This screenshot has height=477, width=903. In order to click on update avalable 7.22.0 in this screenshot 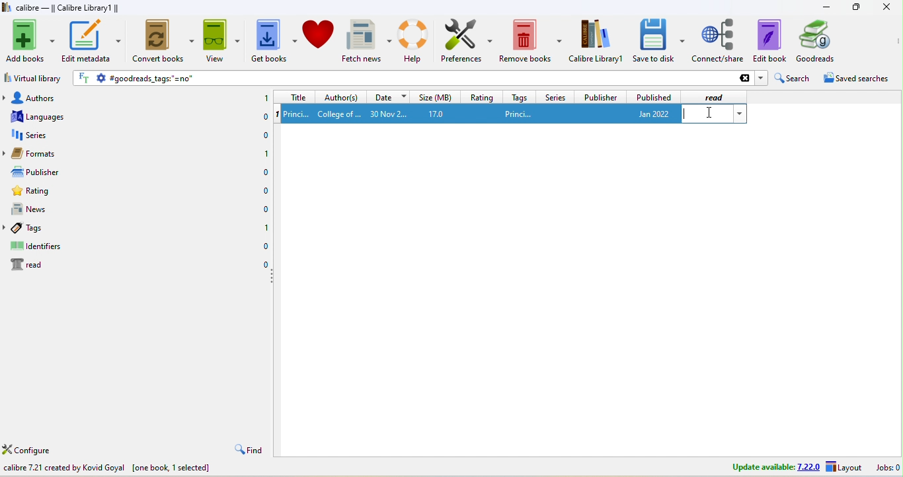, I will do `click(772, 467)`.